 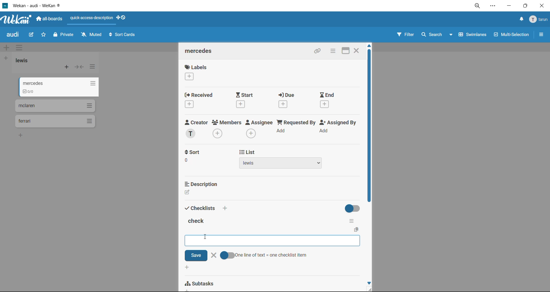 What do you see at coordinates (202, 183) in the screenshot?
I see `description` at bounding box center [202, 183].